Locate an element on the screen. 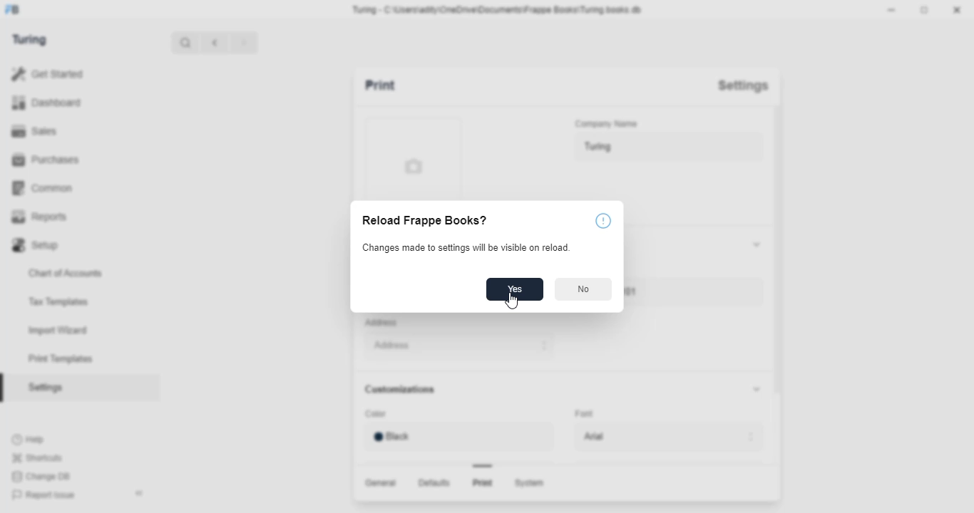 The image size is (974, 513). forward is located at coordinates (245, 42).